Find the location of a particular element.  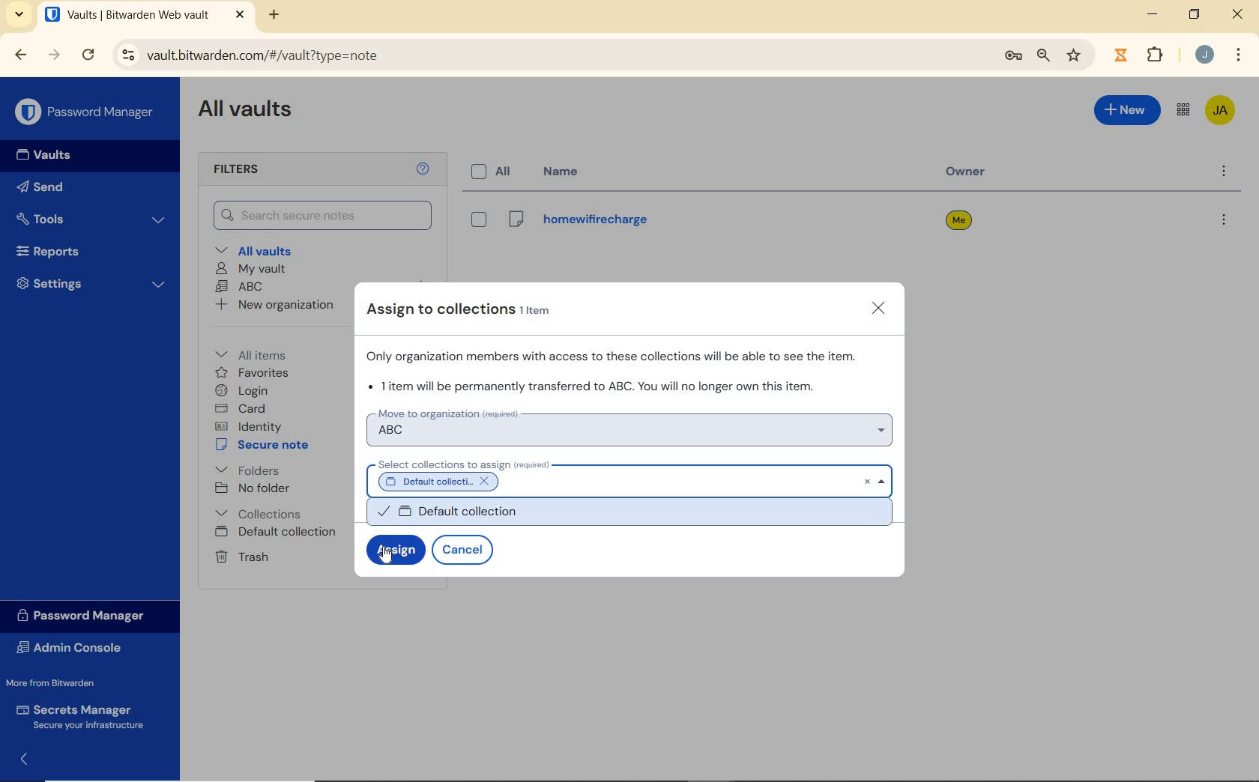

name is located at coordinates (566, 171).